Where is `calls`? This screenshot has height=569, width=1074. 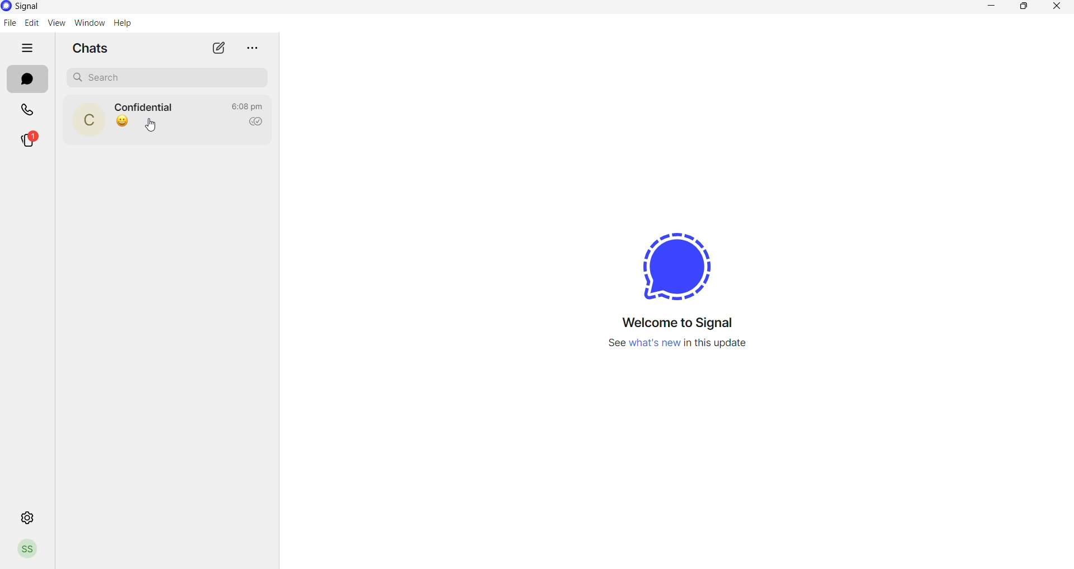 calls is located at coordinates (27, 109).